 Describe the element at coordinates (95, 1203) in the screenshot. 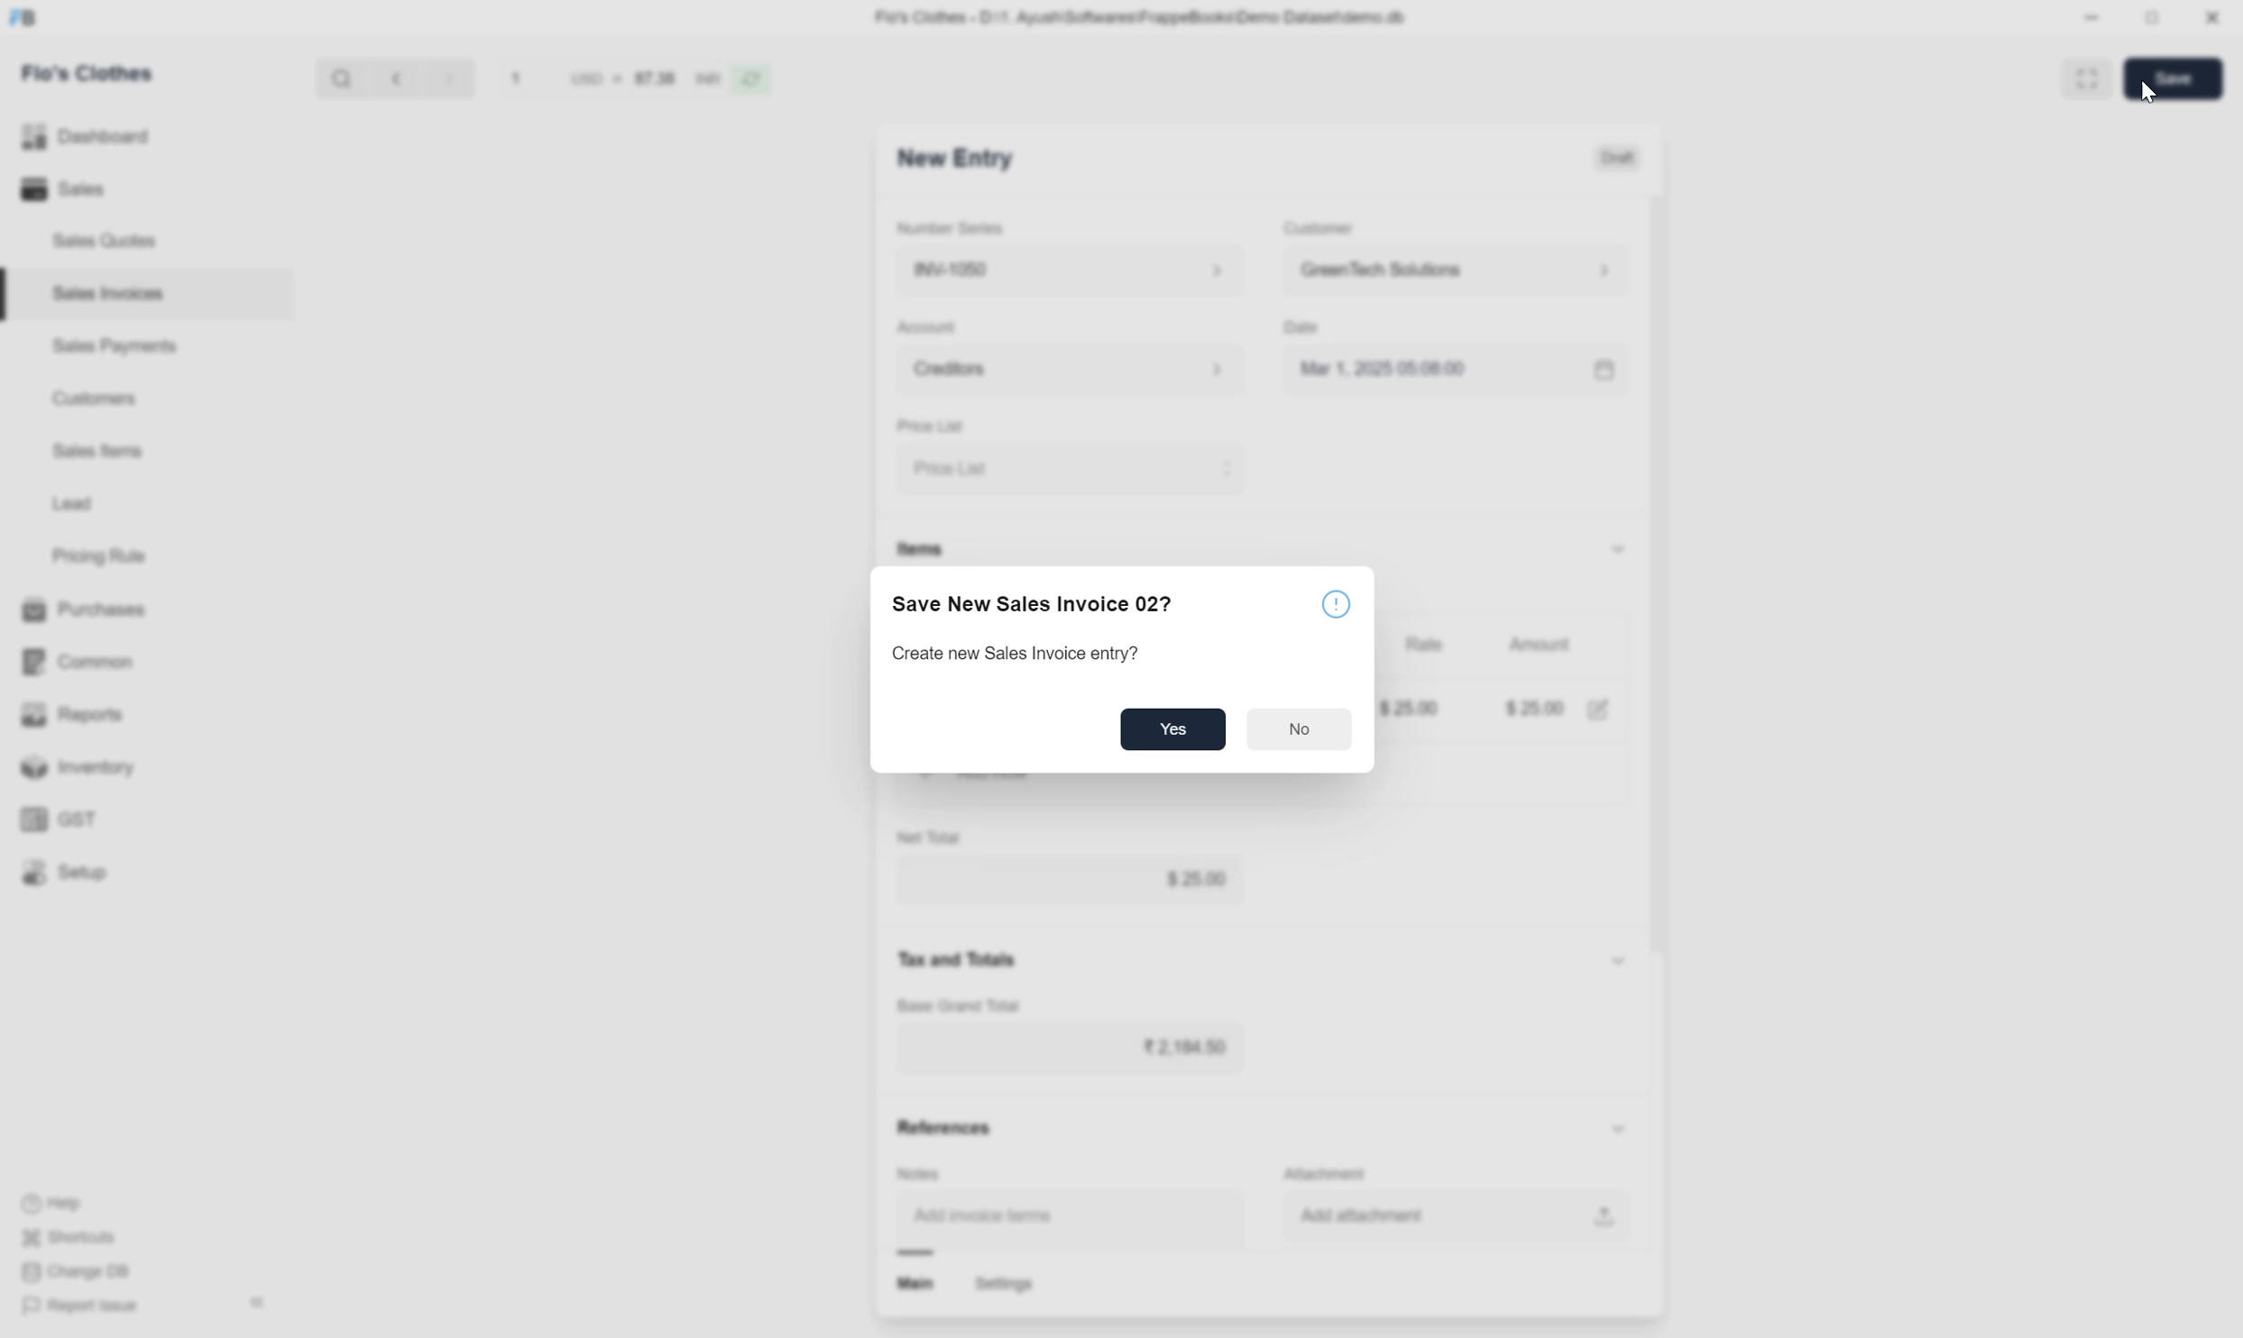

I see `Help` at that location.